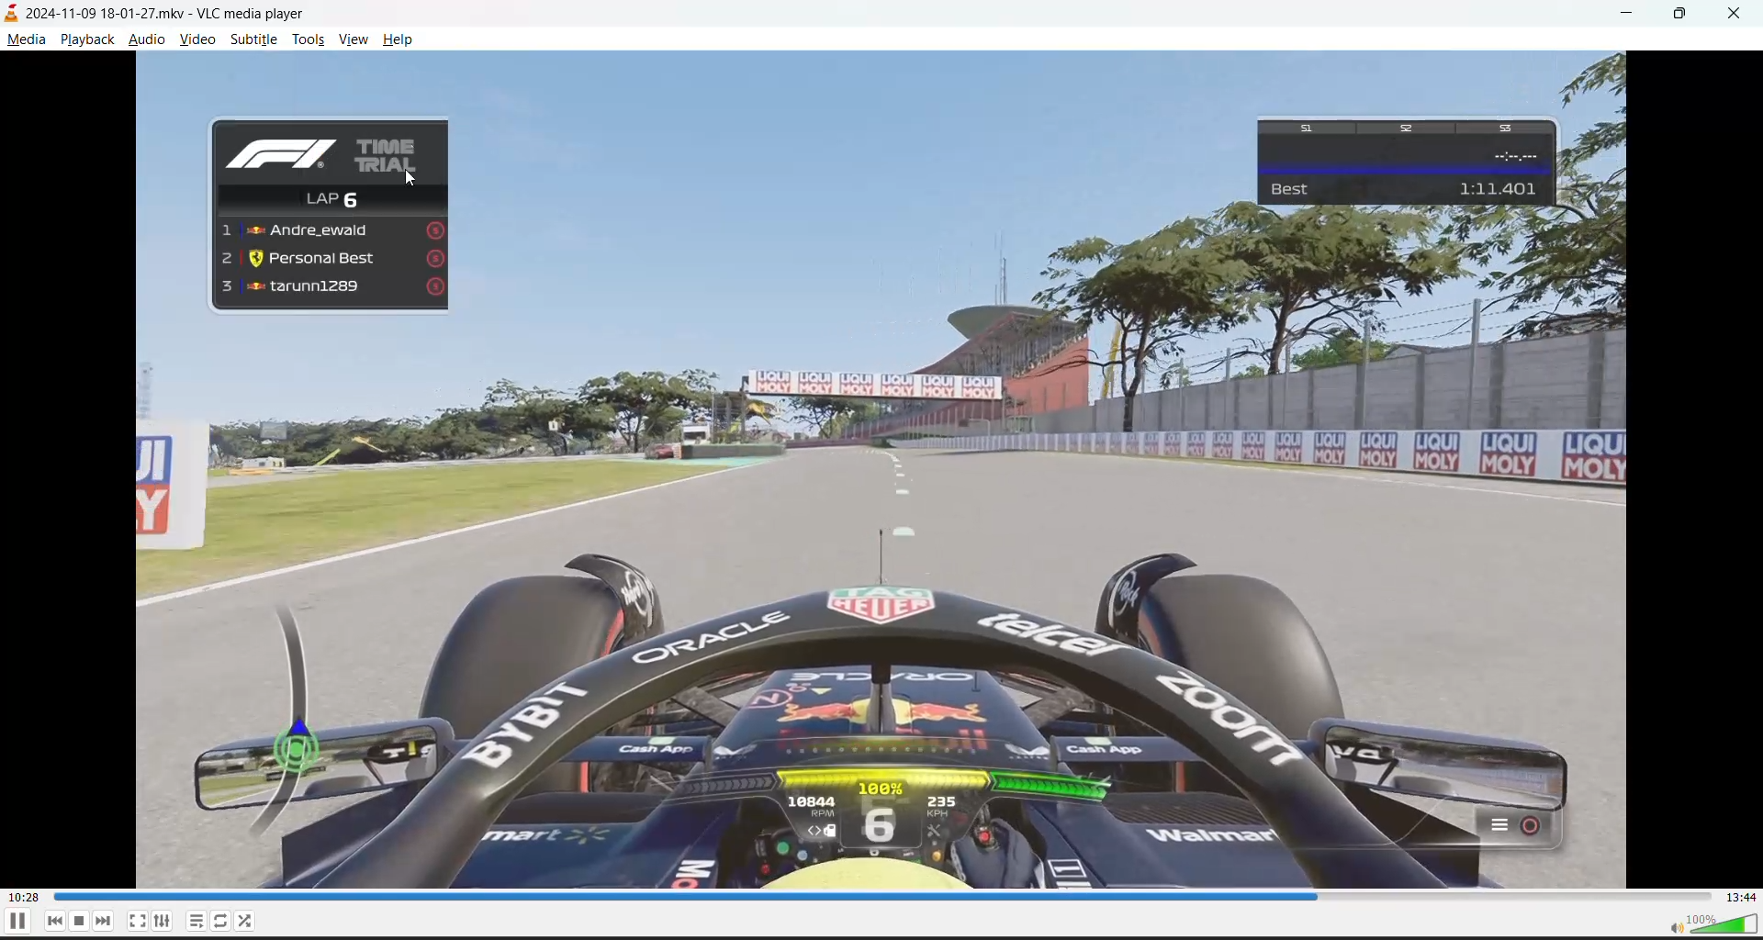 The width and height of the screenshot is (1763, 940). What do you see at coordinates (885, 618) in the screenshot?
I see `preview` at bounding box center [885, 618].